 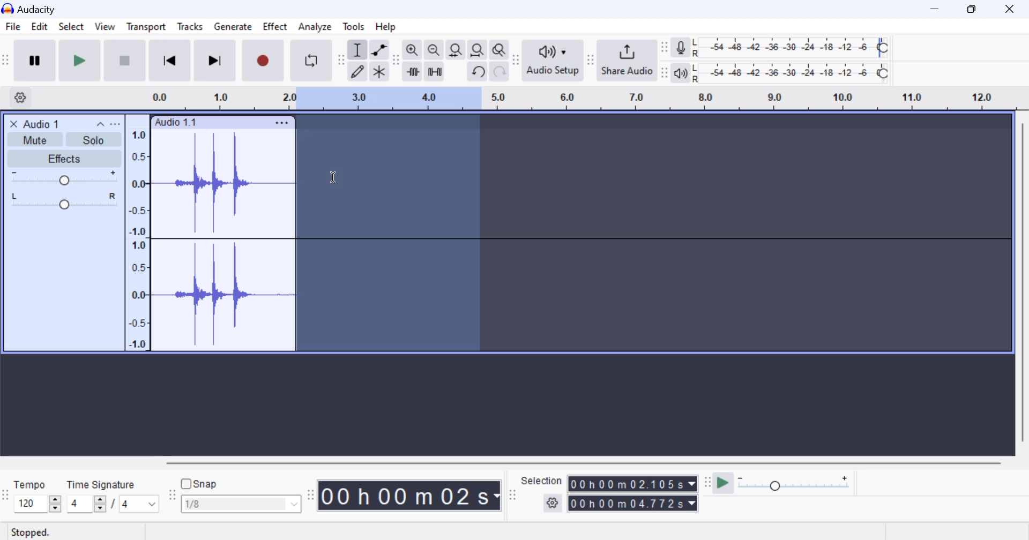 What do you see at coordinates (190, 29) in the screenshot?
I see `Tracks` at bounding box center [190, 29].